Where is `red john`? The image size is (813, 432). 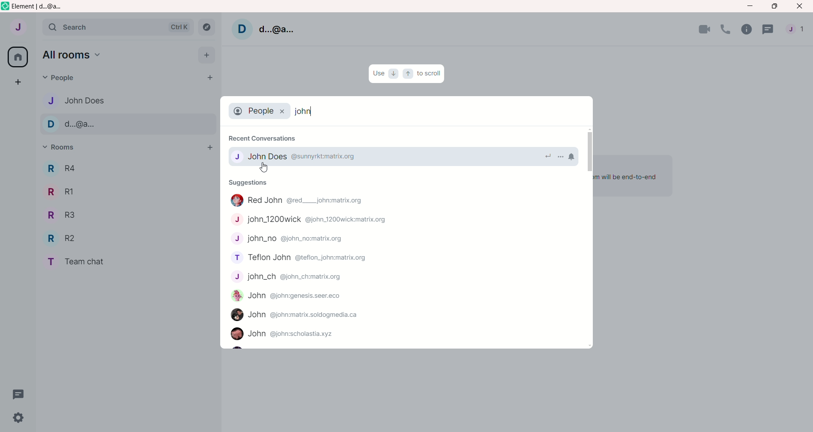
red john is located at coordinates (296, 200).